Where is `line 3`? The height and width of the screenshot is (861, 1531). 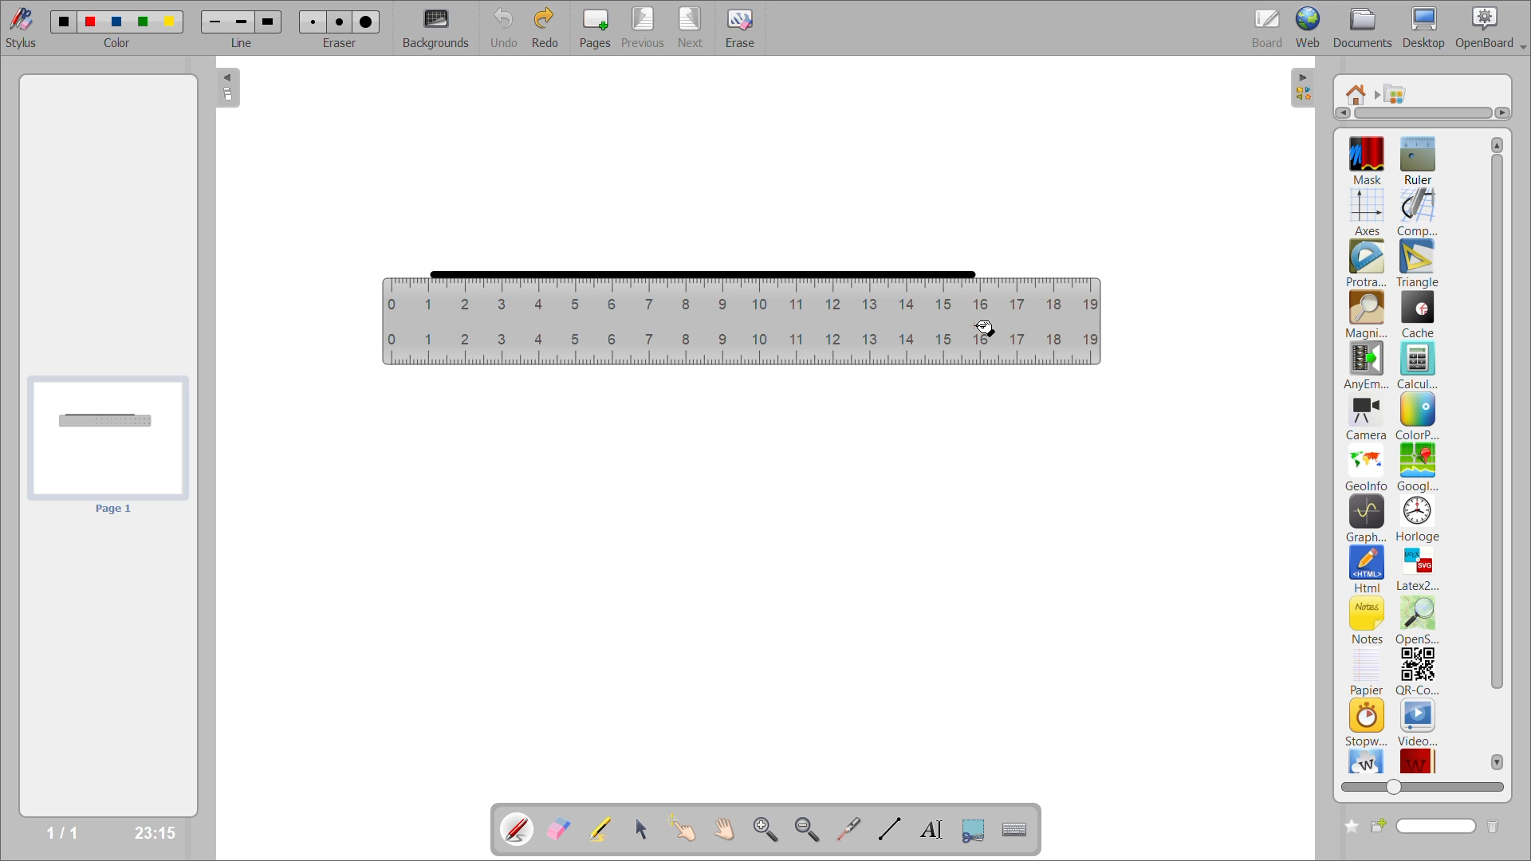
line 3 is located at coordinates (267, 23).